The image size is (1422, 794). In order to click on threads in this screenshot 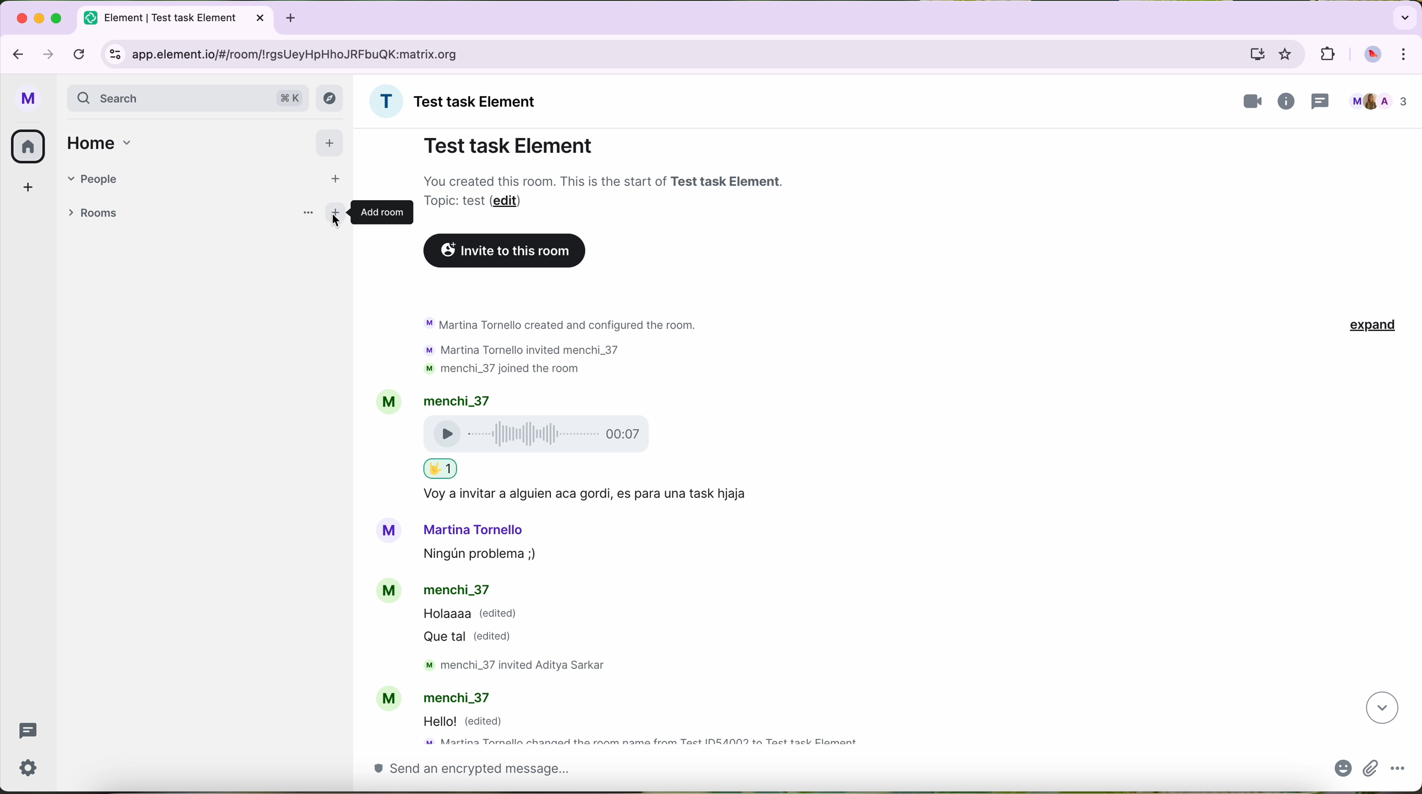, I will do `click(28, 733)`.